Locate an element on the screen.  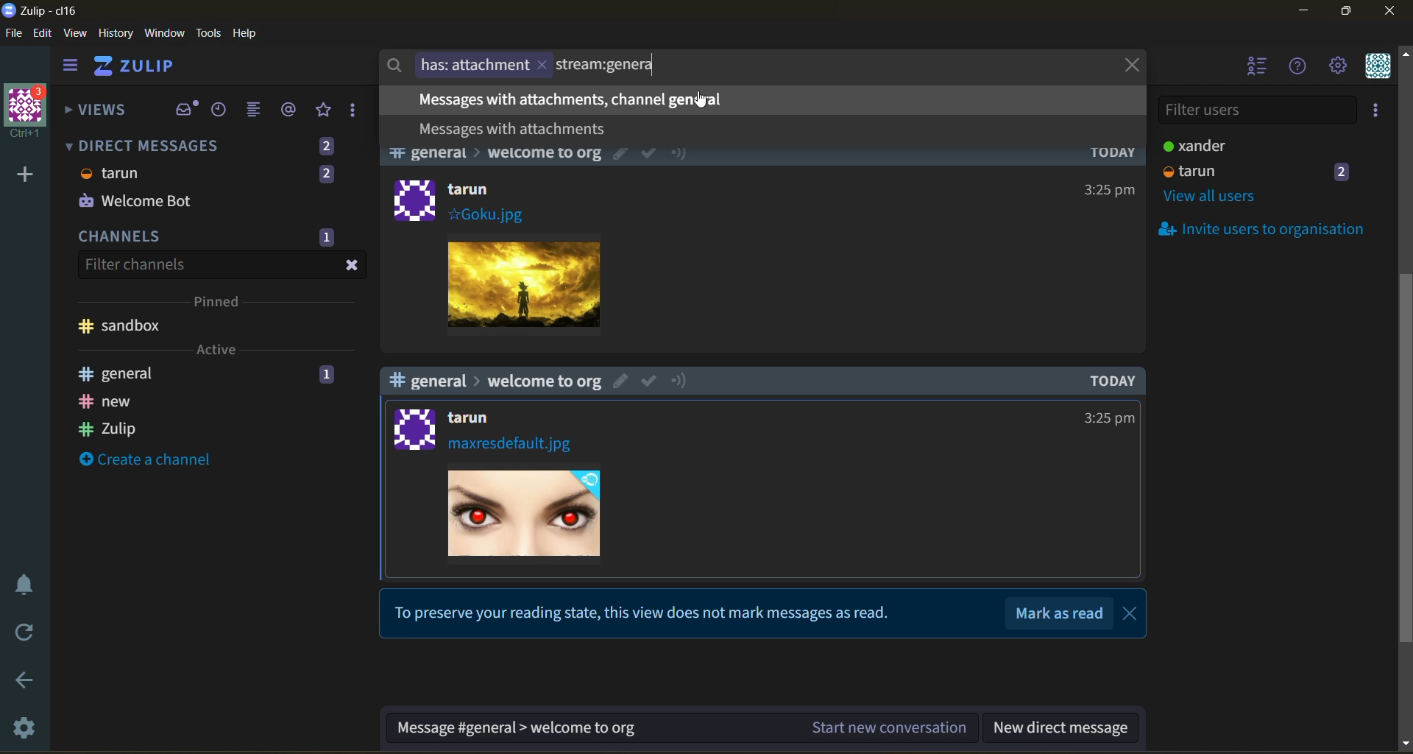
drafts and reactions is located at coordinates (354, 111).